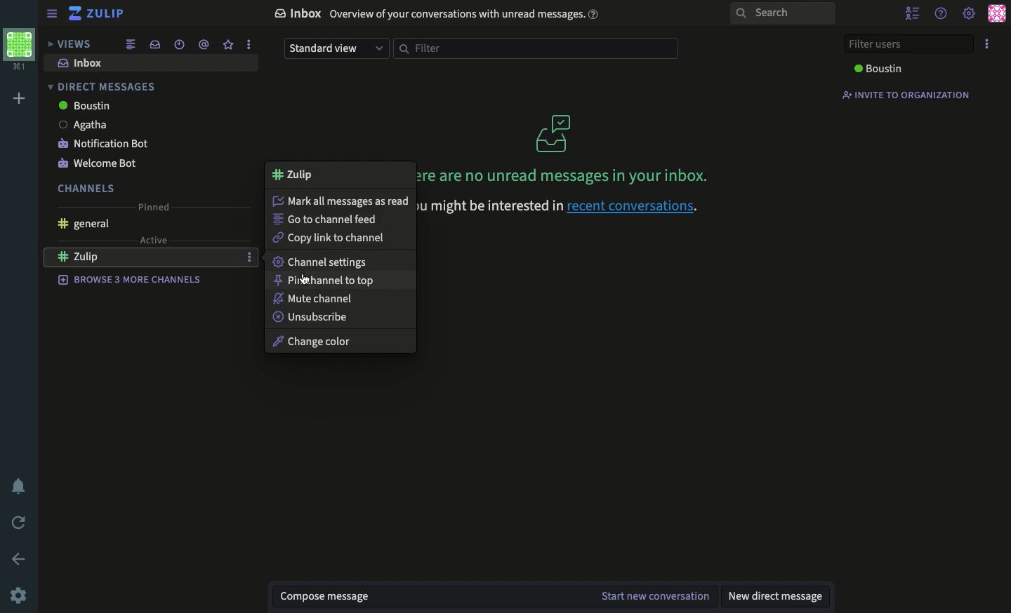 The height and width of the screenshot is (613, 1011). What do you see at coordinates (96, 165) in the screenshot?
I see `welcome bot` at bounding box center [96, 165].